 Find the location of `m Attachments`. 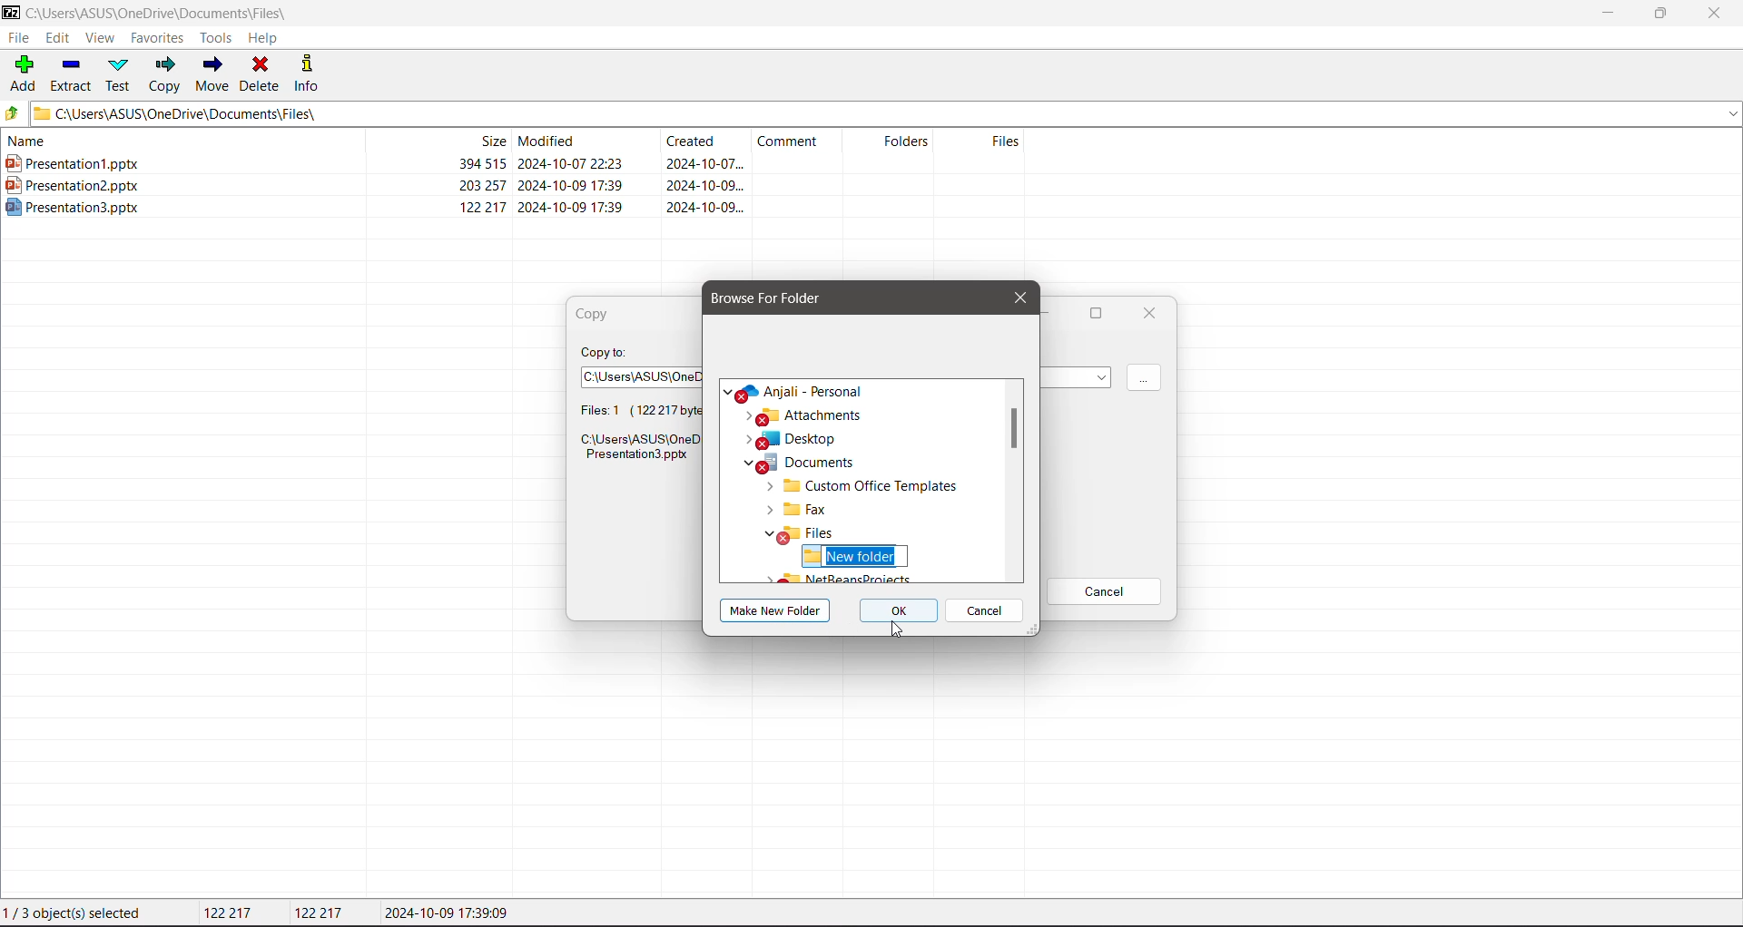

m Attachments is located at coordinates (808, 439).